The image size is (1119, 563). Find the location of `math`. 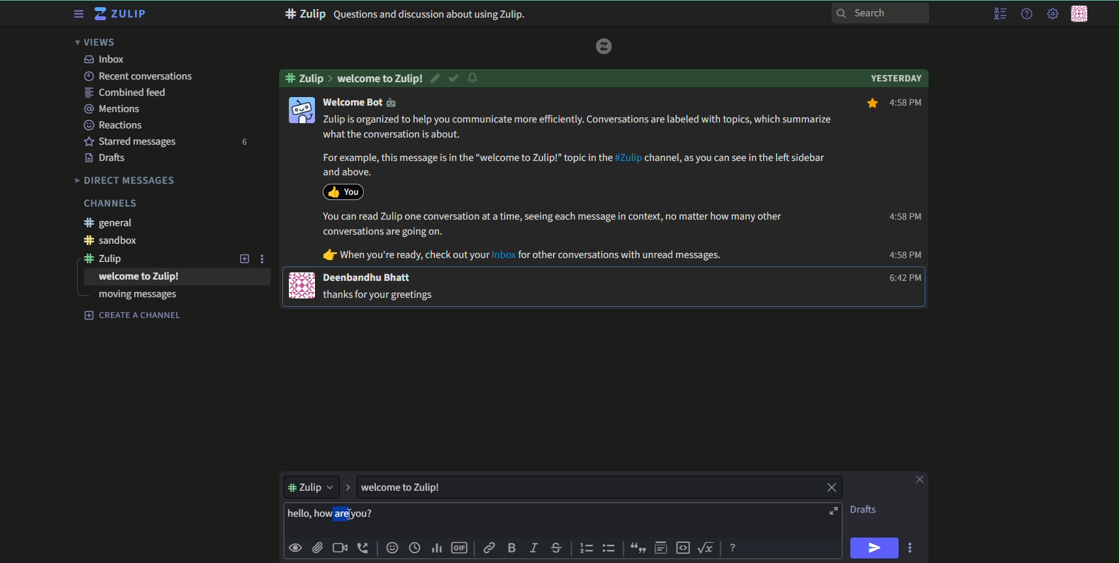

math is located at coordinates (708, 547).